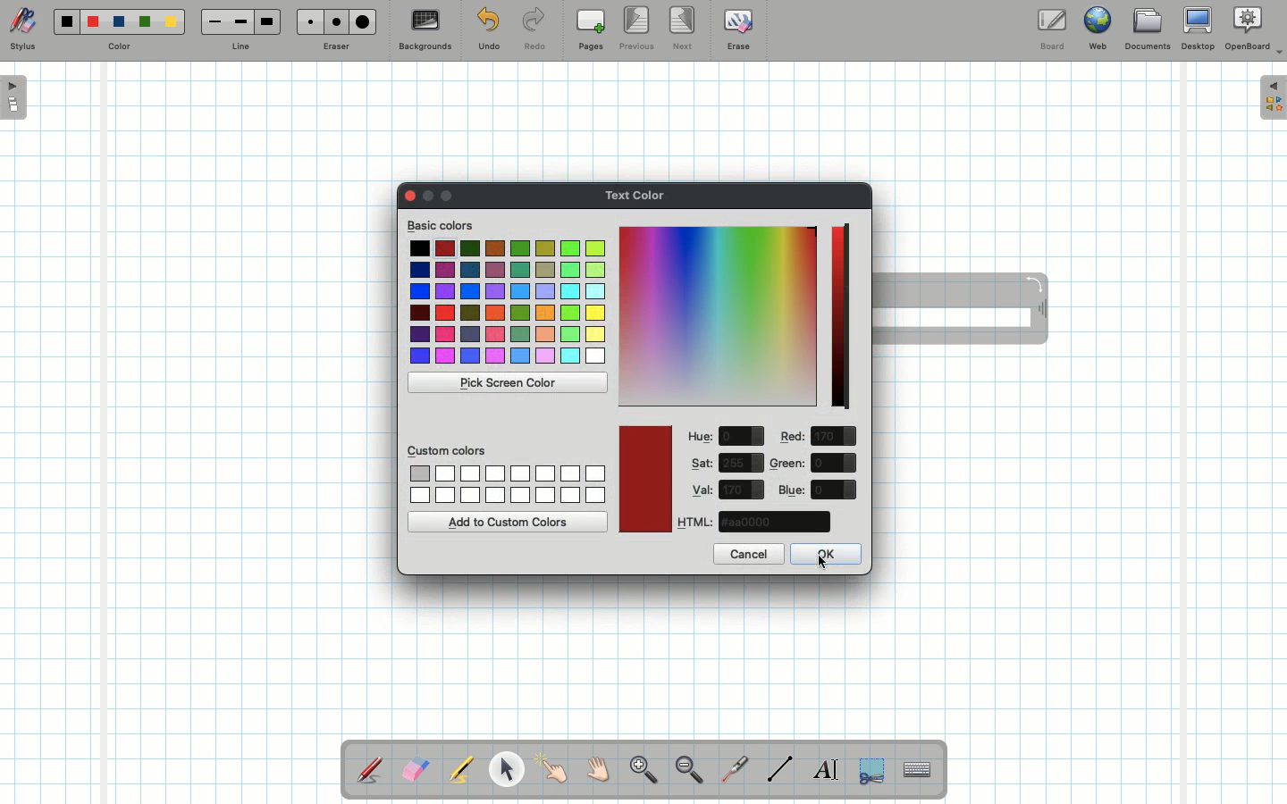 The height and width of the screenshot is (804, 1287). I want to click on Pages, so click(591, 31).